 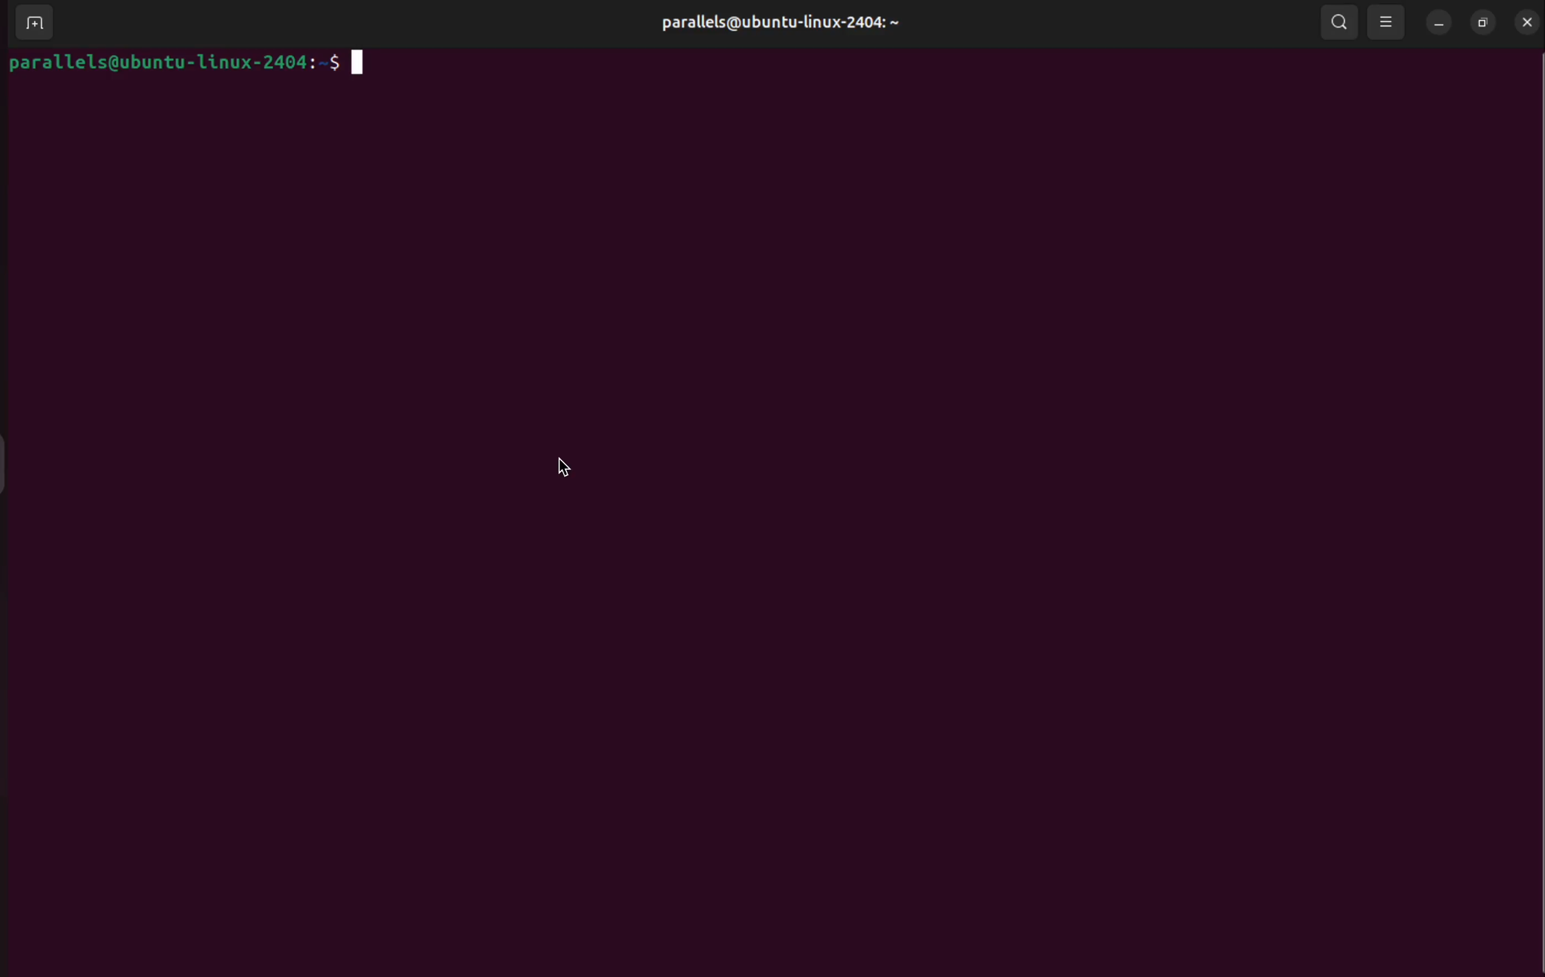 What do you see at coordinates (1336, 23) in the screenshot?
I see `search` at bounding box center [1336, 23].